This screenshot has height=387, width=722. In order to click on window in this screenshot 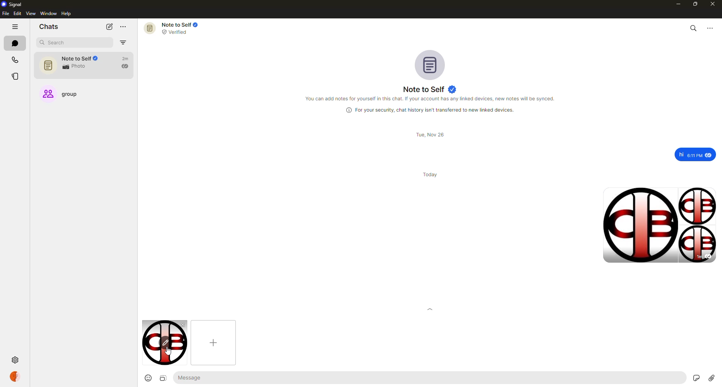, I will do `click(49, 14)`.